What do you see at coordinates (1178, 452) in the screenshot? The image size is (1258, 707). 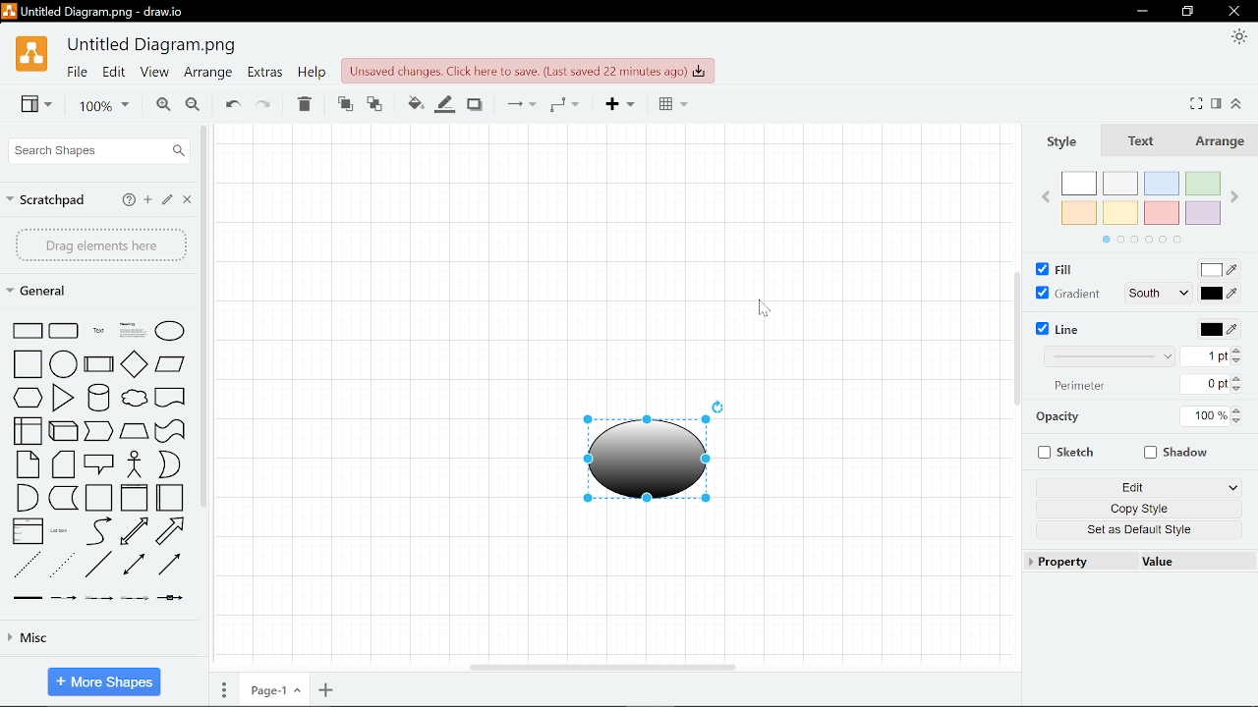 I see `Shadow` at bounding box center [1178, 452].